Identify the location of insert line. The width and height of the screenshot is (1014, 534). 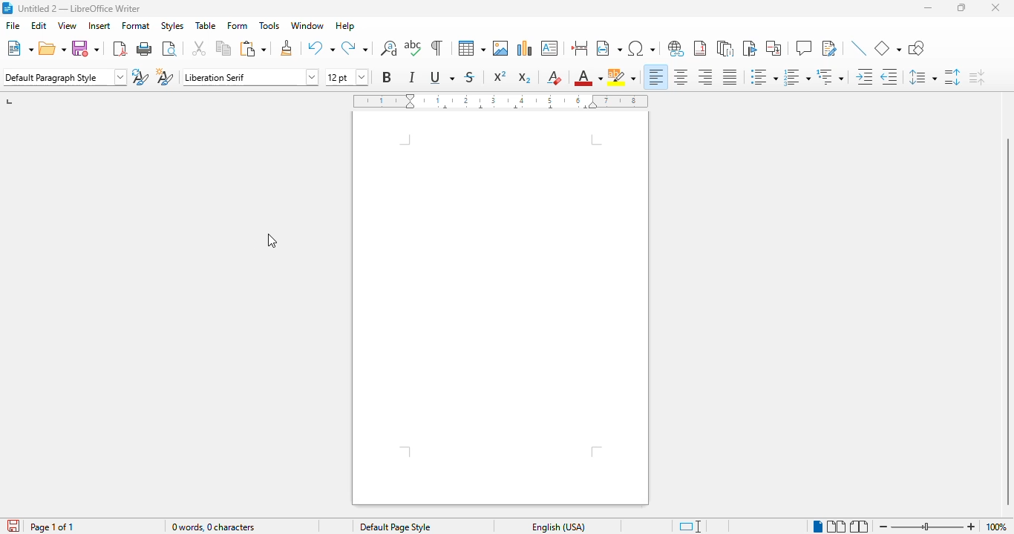
(858, 47).